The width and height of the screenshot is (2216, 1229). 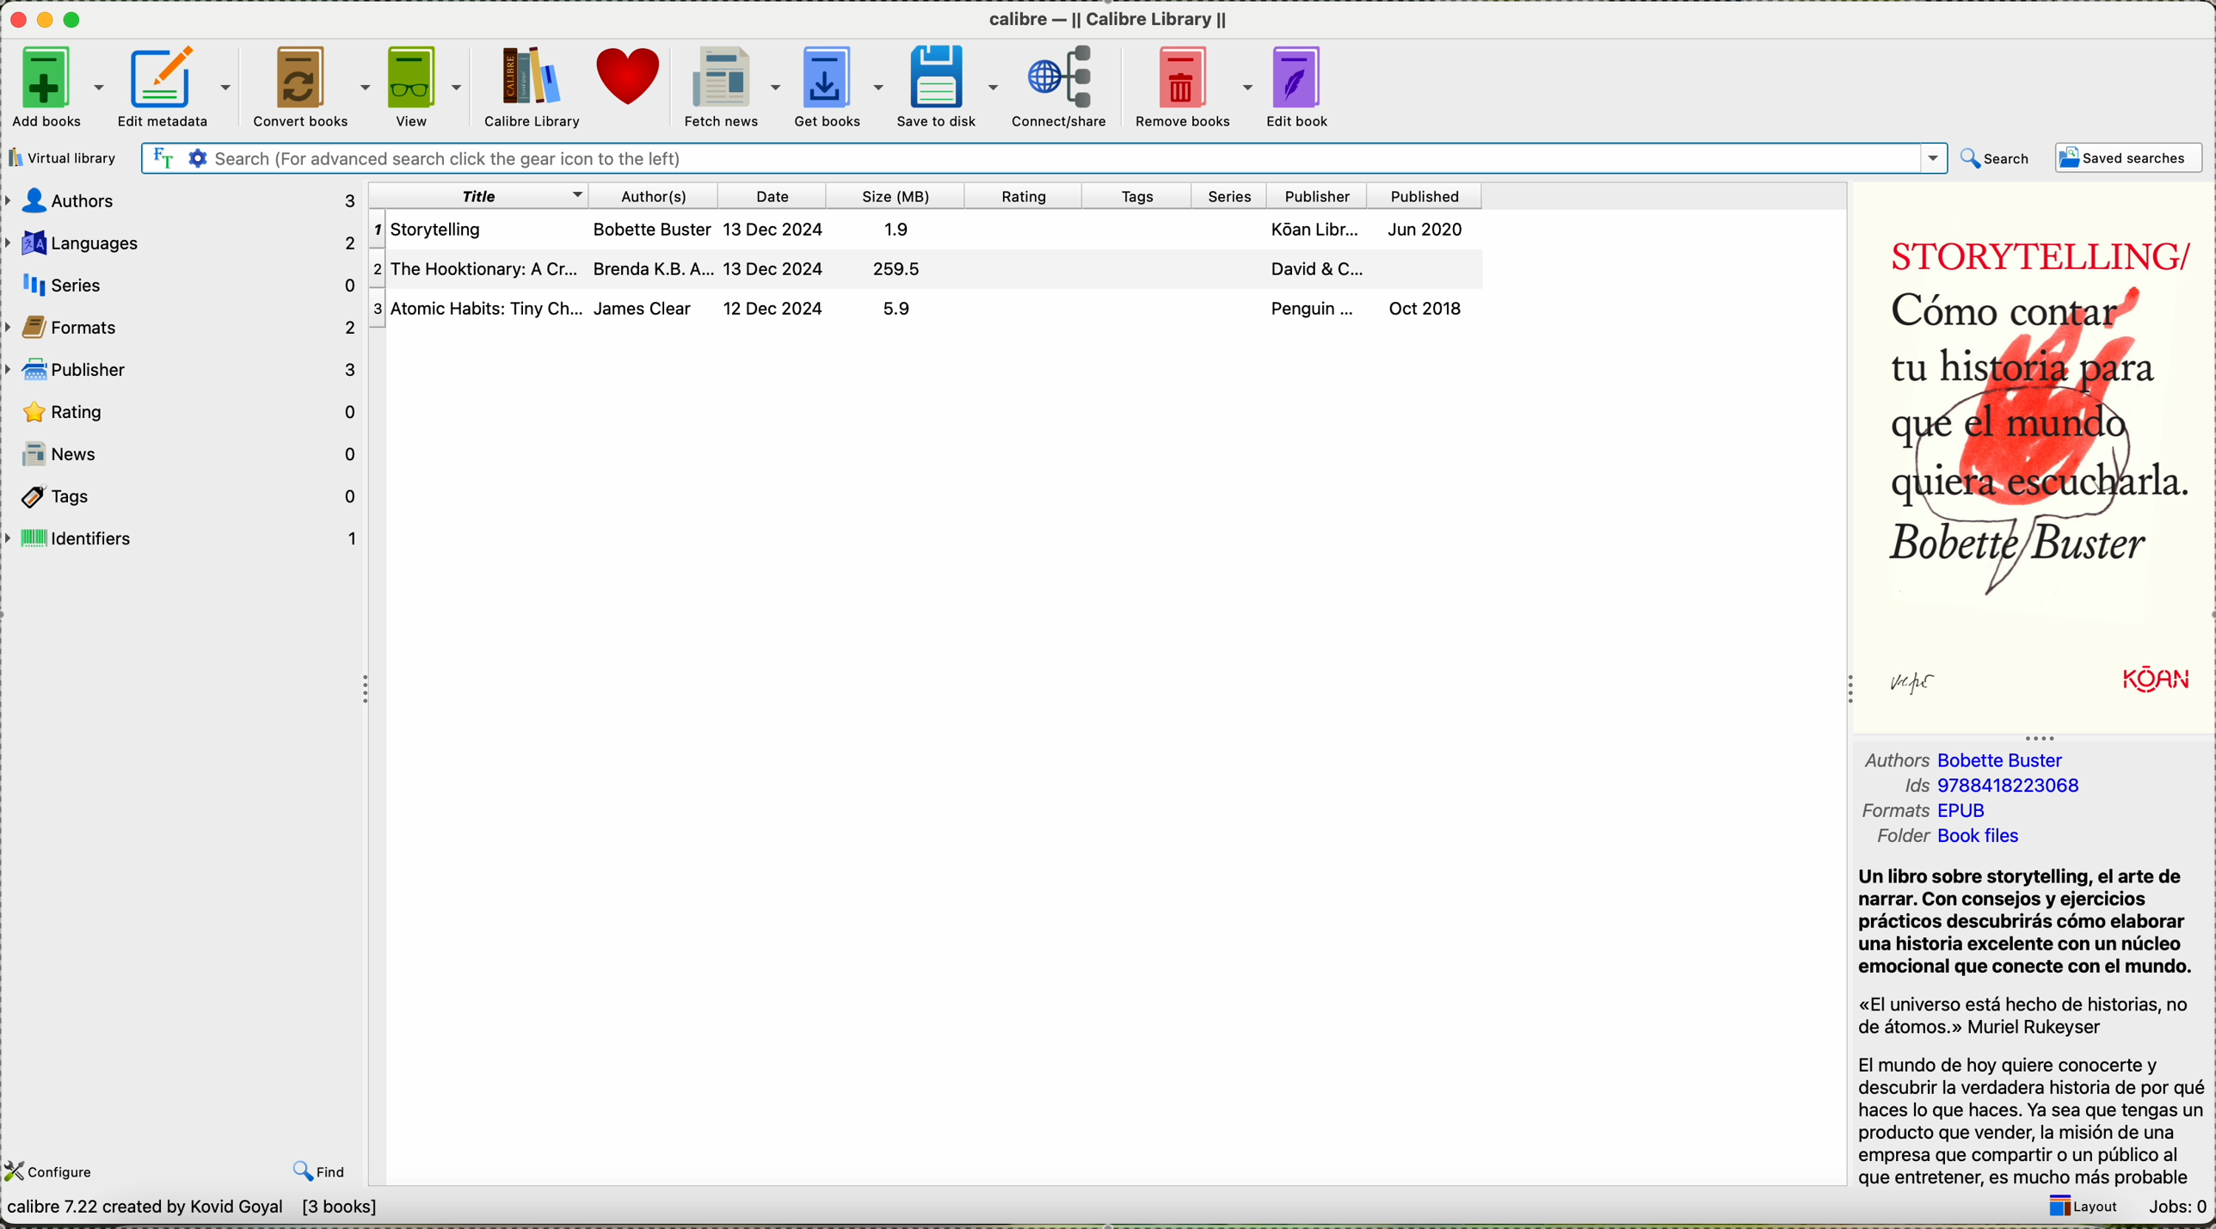 What do you see at coordinates (1930, 684) in the screenshot?
I see `sign` at bounding box center [1930, 684].